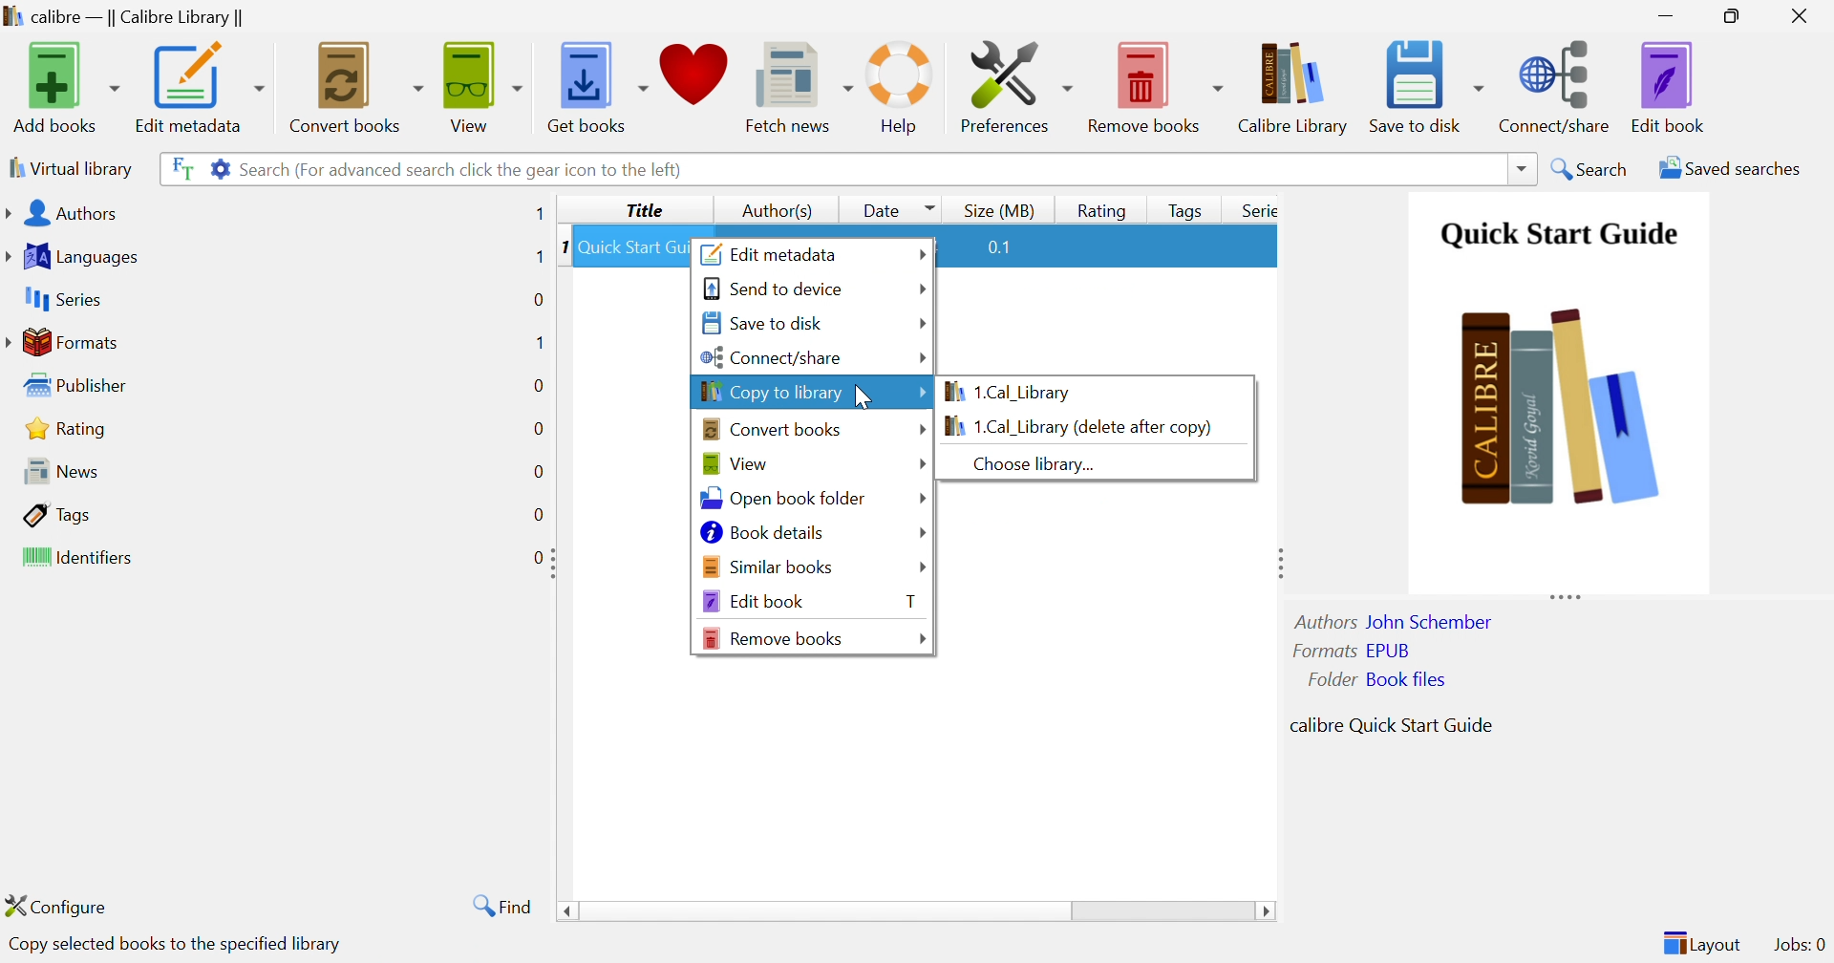 The height and width of the screenshot is (963, 1834). I want to click on Similar books, so click(768, 565).